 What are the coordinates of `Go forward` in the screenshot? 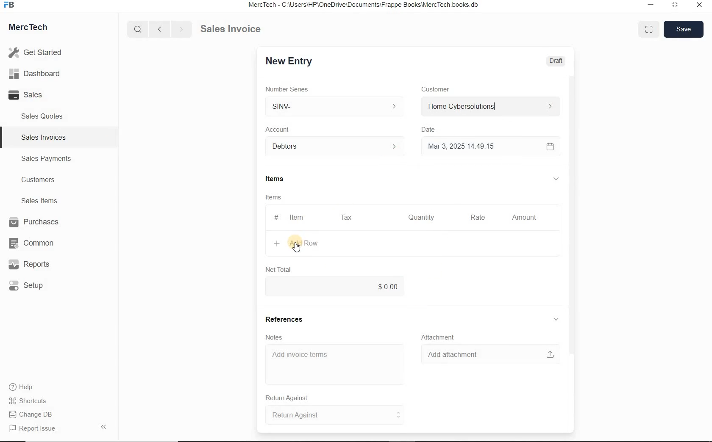 It's located at (181, 29).